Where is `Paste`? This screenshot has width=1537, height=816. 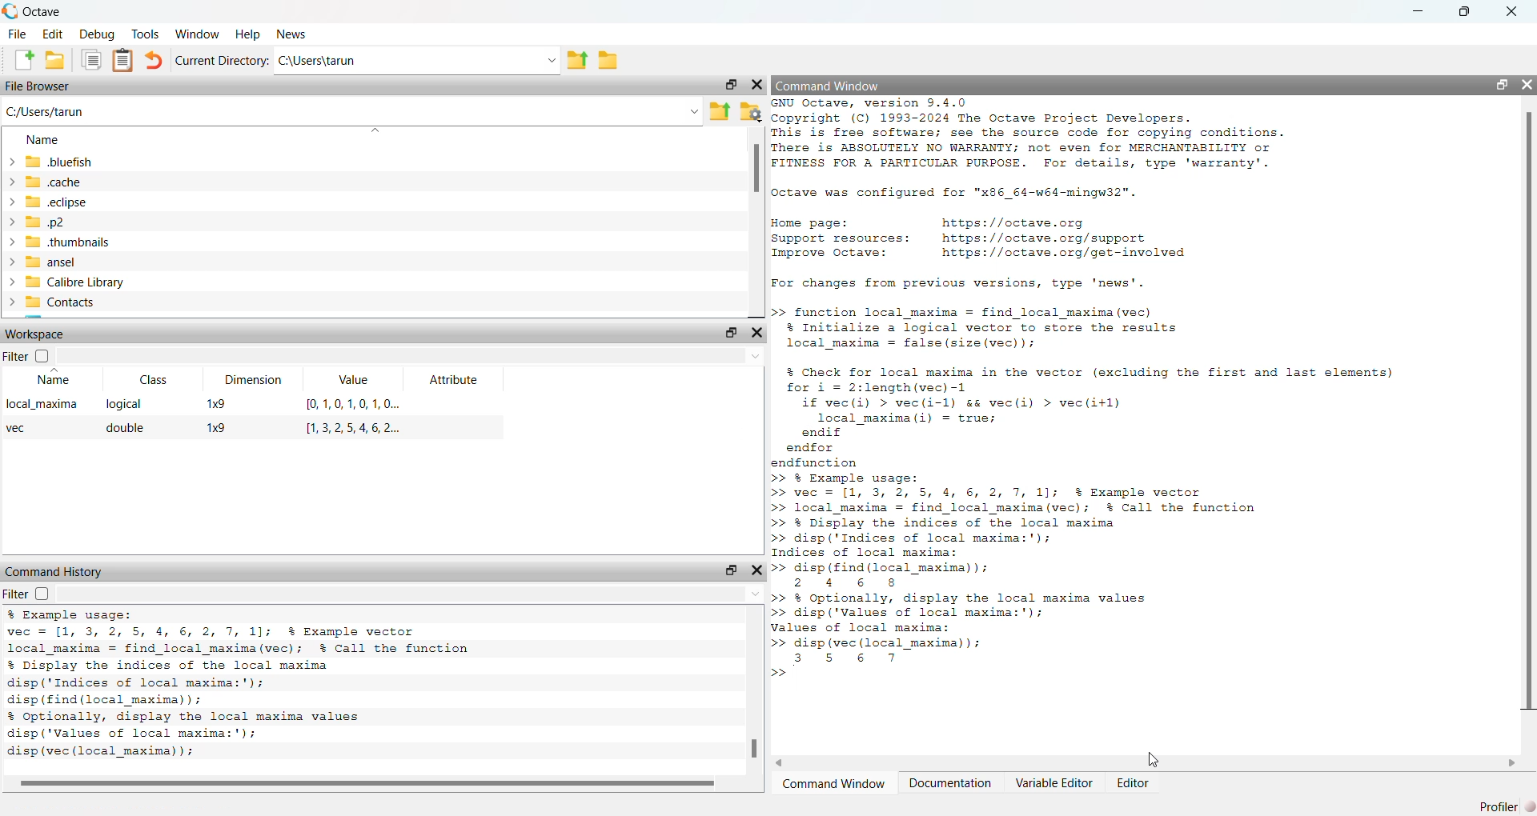 Paste is located at coordinates (122, 61).